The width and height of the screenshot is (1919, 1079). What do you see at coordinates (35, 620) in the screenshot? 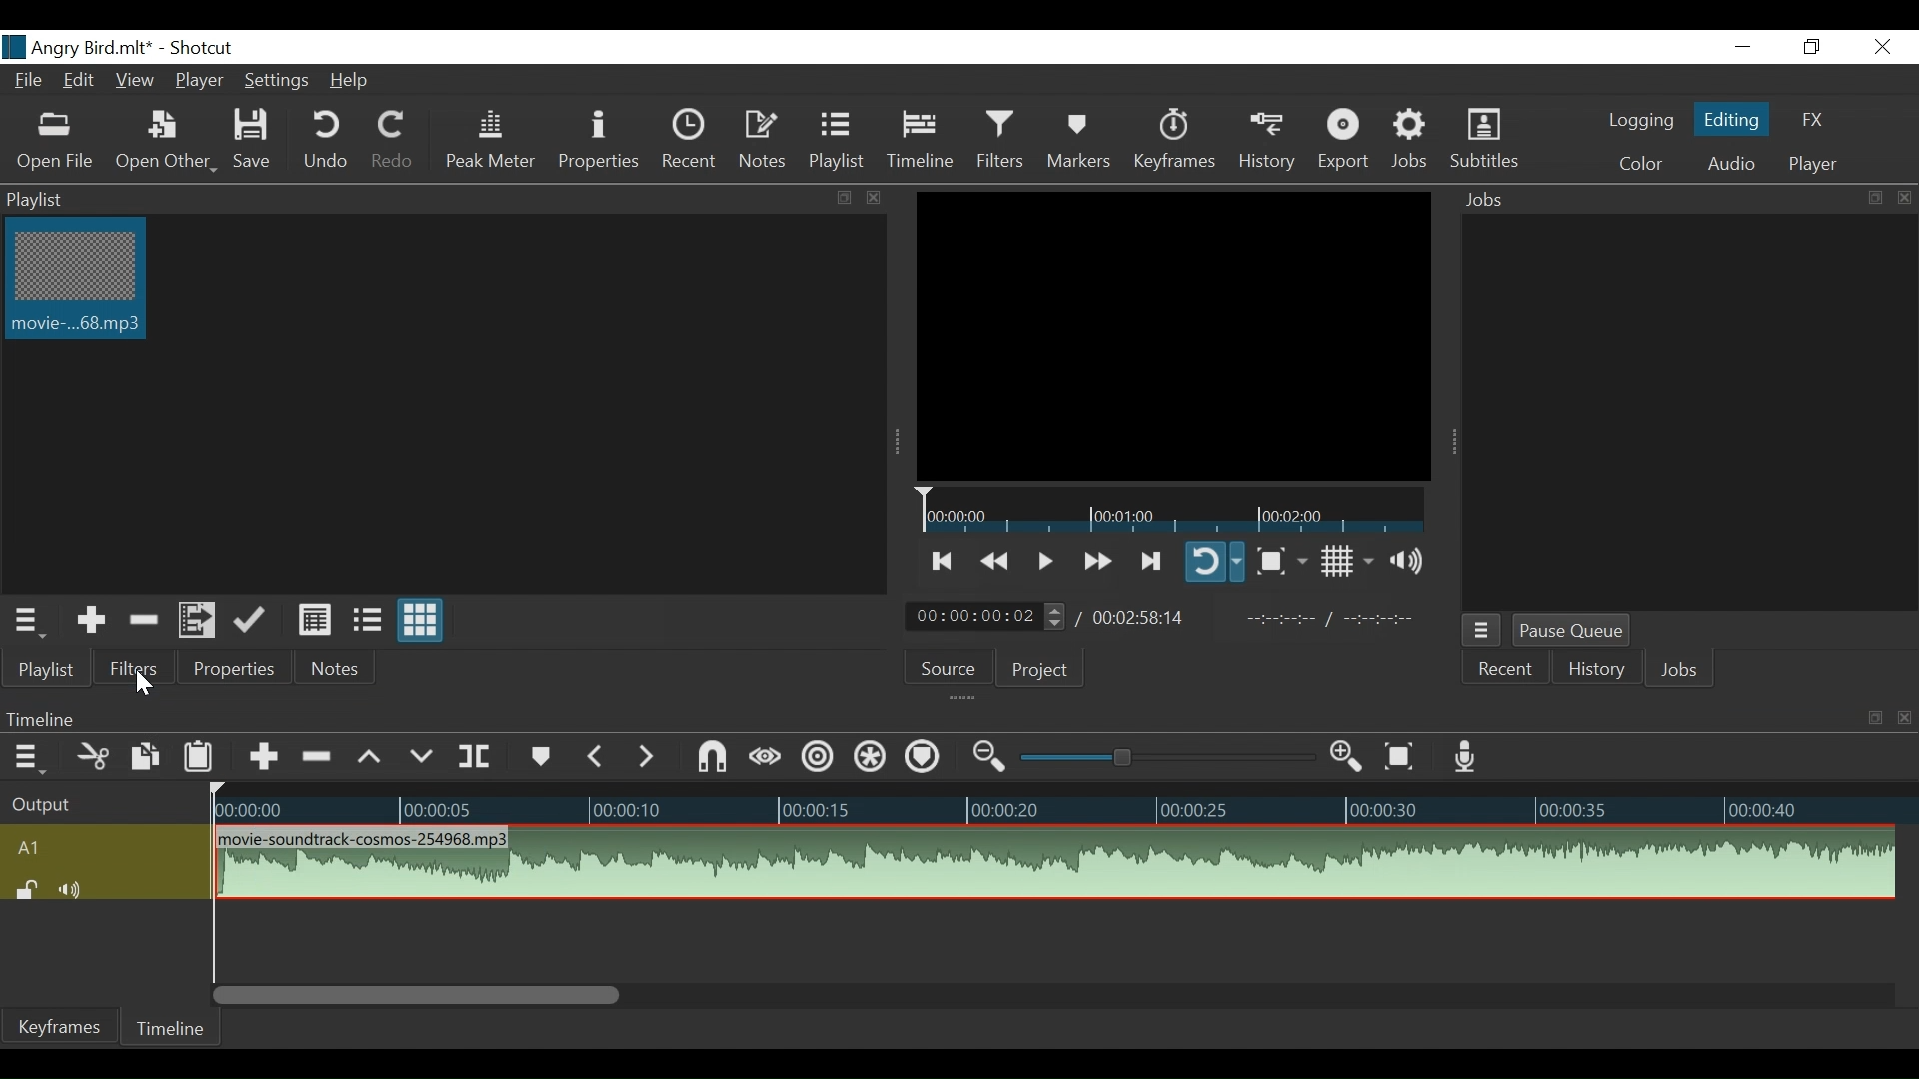
I see `Playlist menu` at bounding box center [35, 620].